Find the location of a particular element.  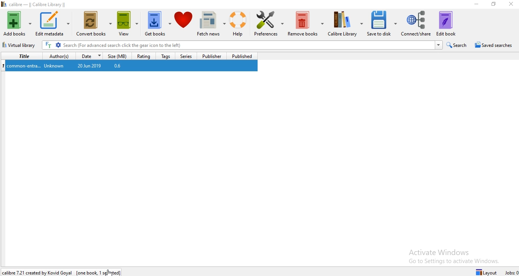

Logo is located at coordinates (3, 5).